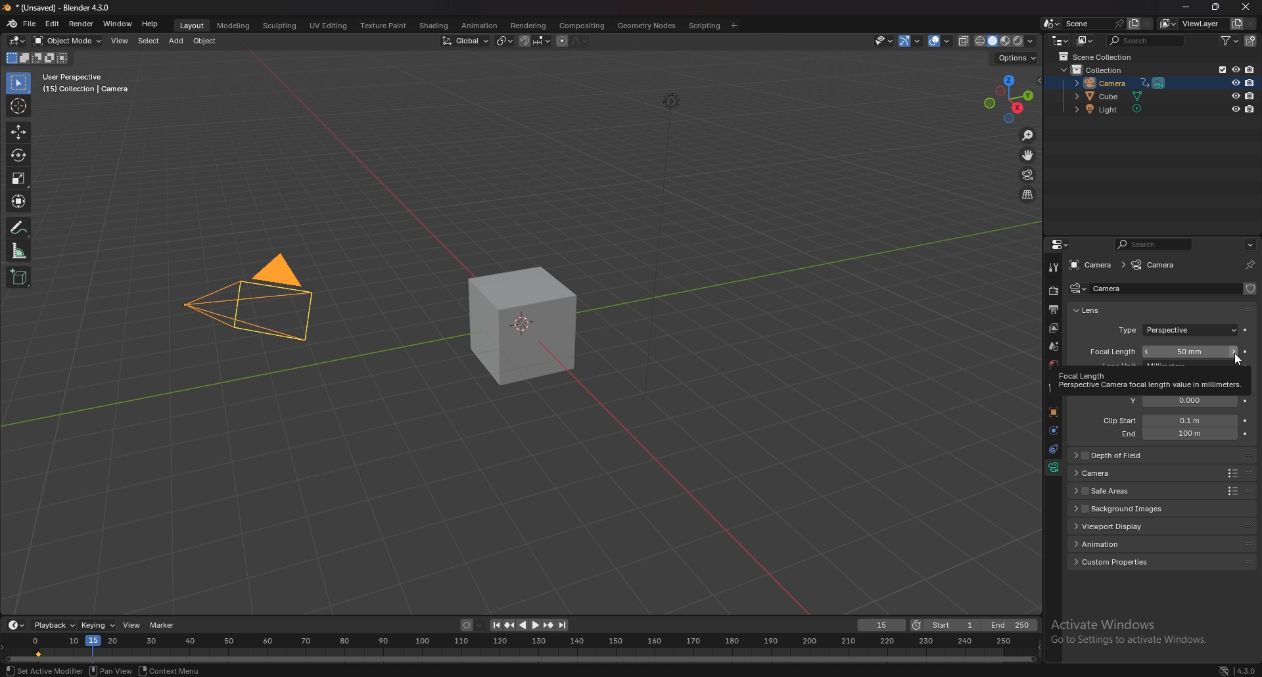 This screenshot has height=677, width=1262. I want to click on view, so click(120, 40).